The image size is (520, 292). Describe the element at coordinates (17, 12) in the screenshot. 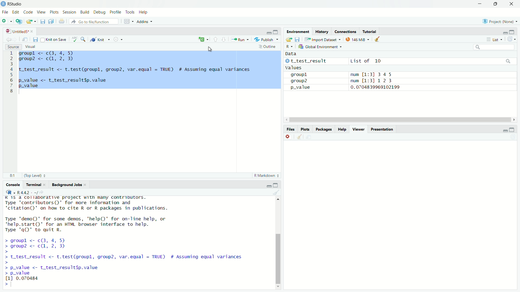

I see `Edit` at that location.